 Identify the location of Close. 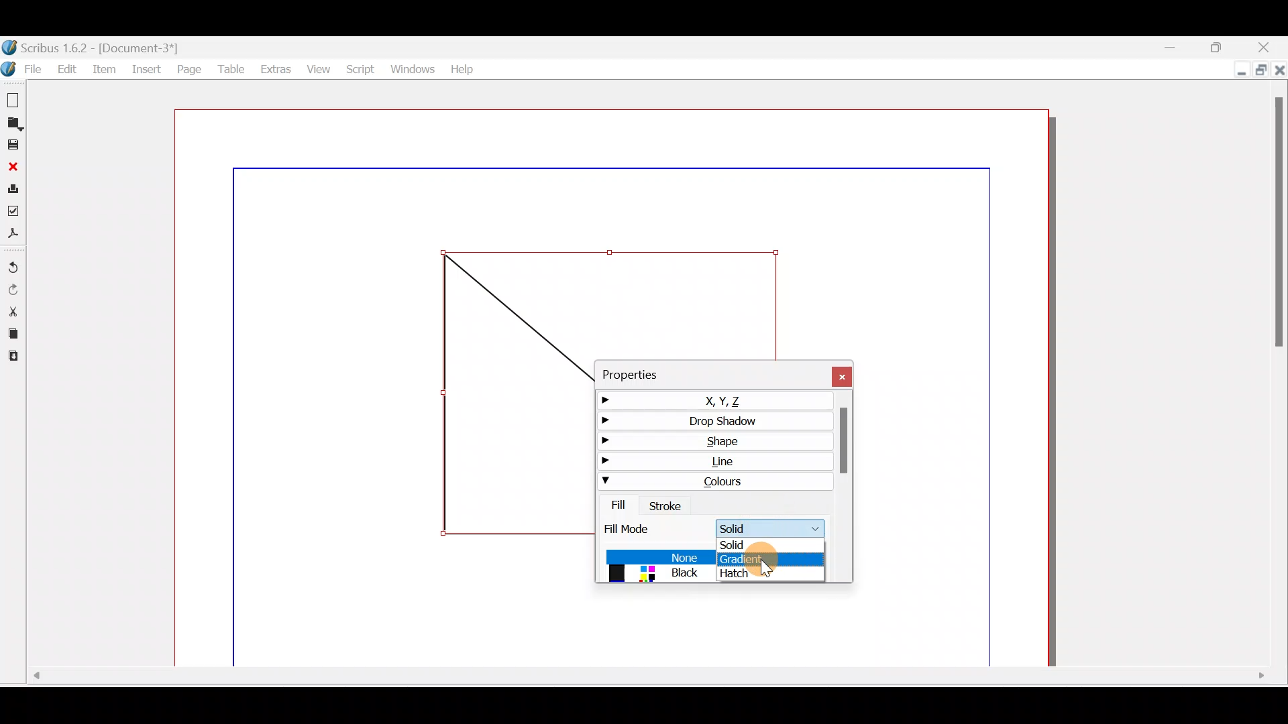
(1279, 74).